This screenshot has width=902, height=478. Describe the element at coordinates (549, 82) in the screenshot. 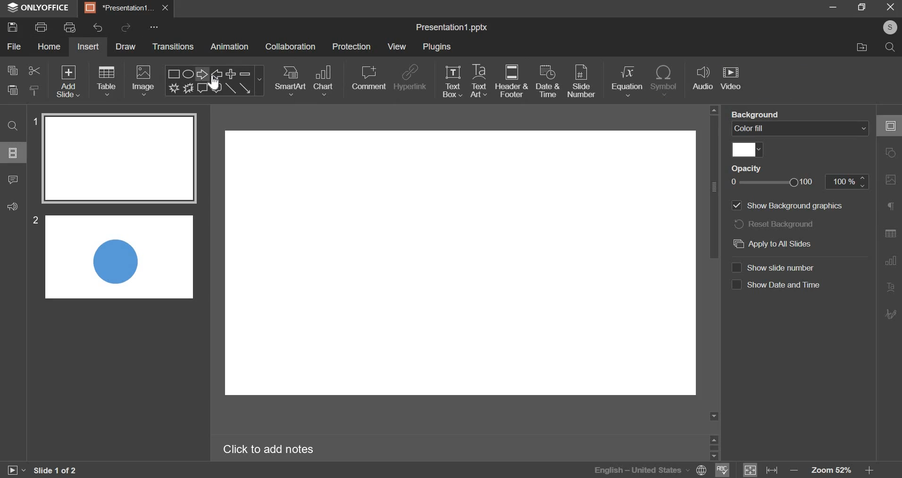

I see `date & time` at that location.